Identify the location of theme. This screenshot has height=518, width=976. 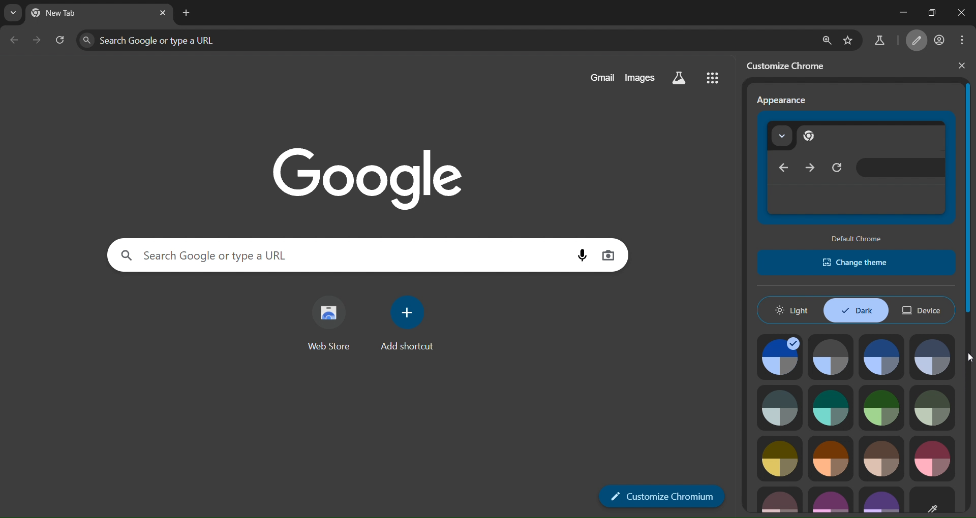
(779, 457).